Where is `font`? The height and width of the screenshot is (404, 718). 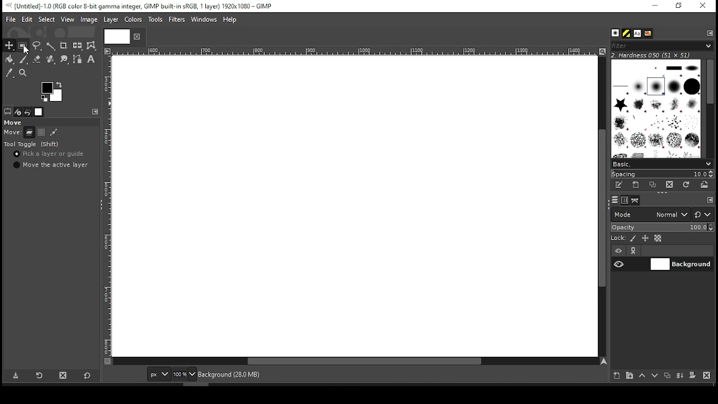
font is located at coordinates (637, 34).